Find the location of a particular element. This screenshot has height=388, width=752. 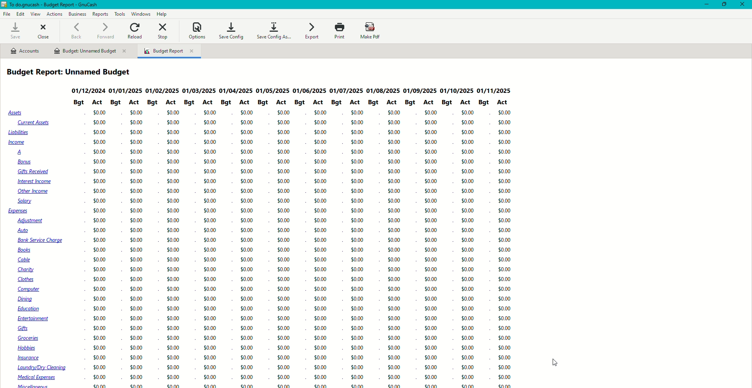

Back is located at coordinates (76, 31).